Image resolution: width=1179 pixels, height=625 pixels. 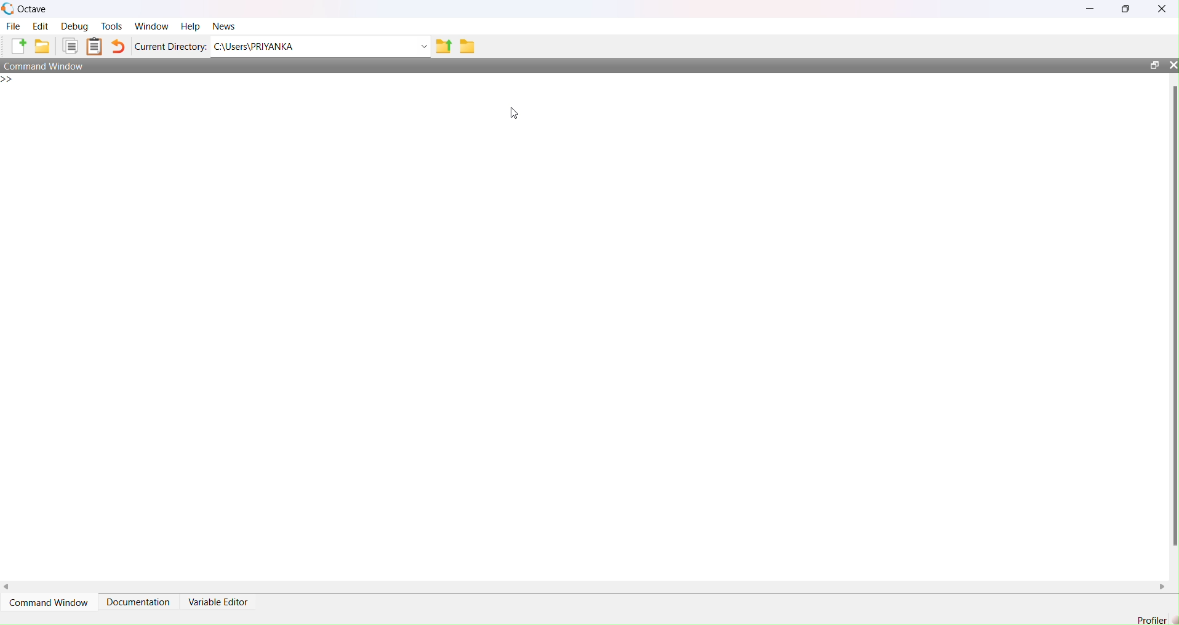 What do you see at coordinates (110, 27) in the screenshot?
I see `Tools` at bounding box center [110, 27].